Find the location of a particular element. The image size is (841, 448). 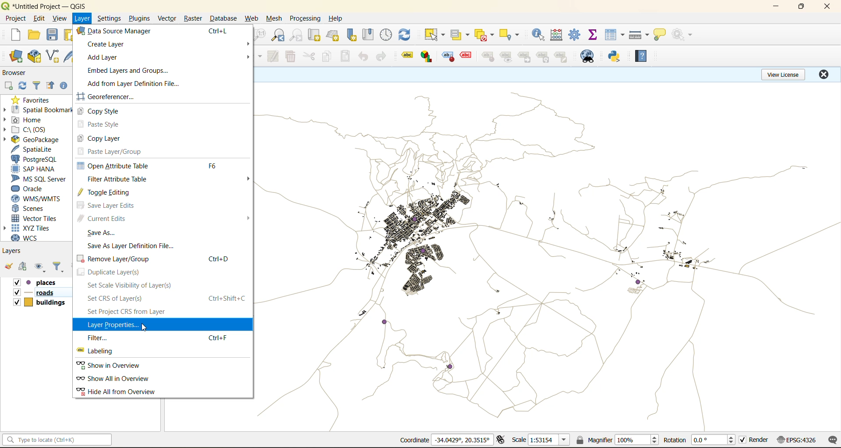

label tool 9 is located at coordinates (562, 58).